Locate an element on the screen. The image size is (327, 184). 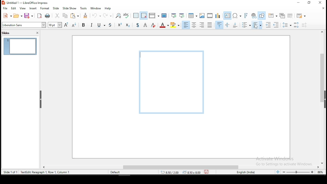
find and replace is located at coordinates (119, 16).